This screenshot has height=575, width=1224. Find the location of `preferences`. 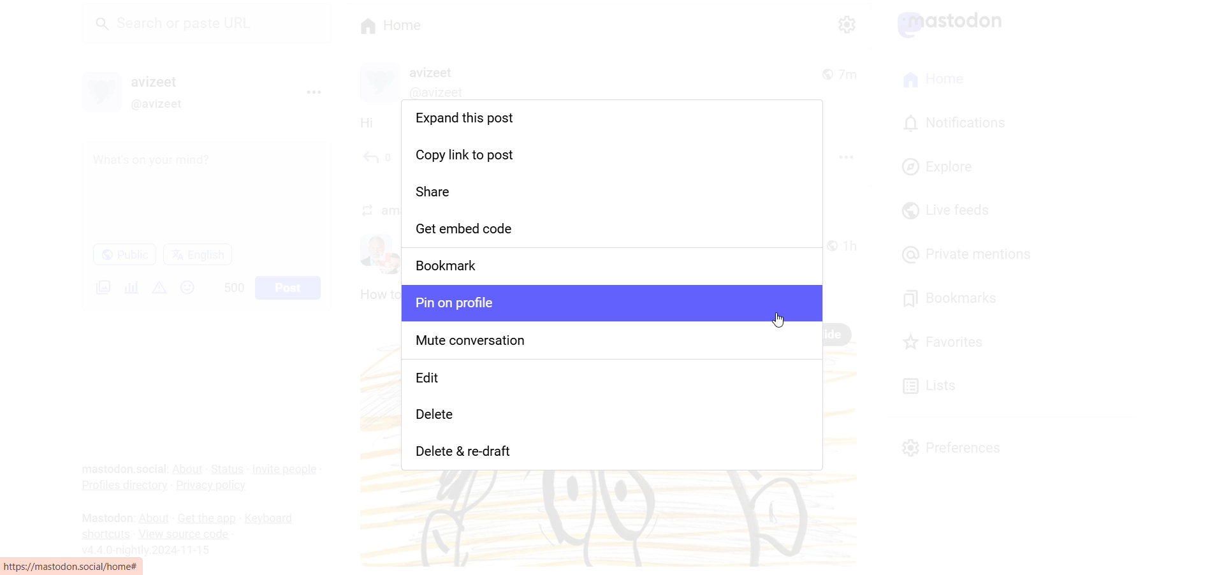

preferences is located at coordinates (954, 446).